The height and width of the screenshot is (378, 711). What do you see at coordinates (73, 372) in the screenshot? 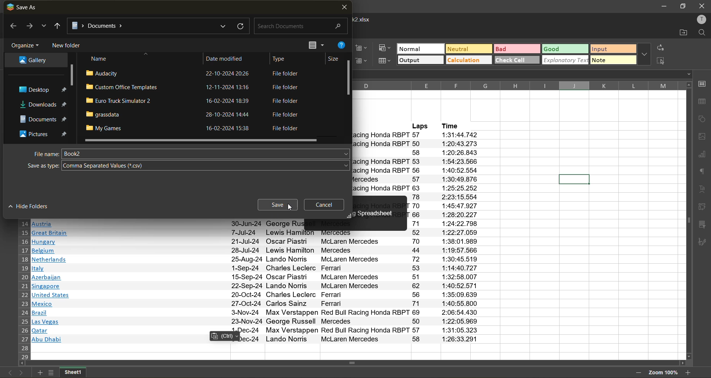
I see `sheet name` at bounding box center [73, 372].